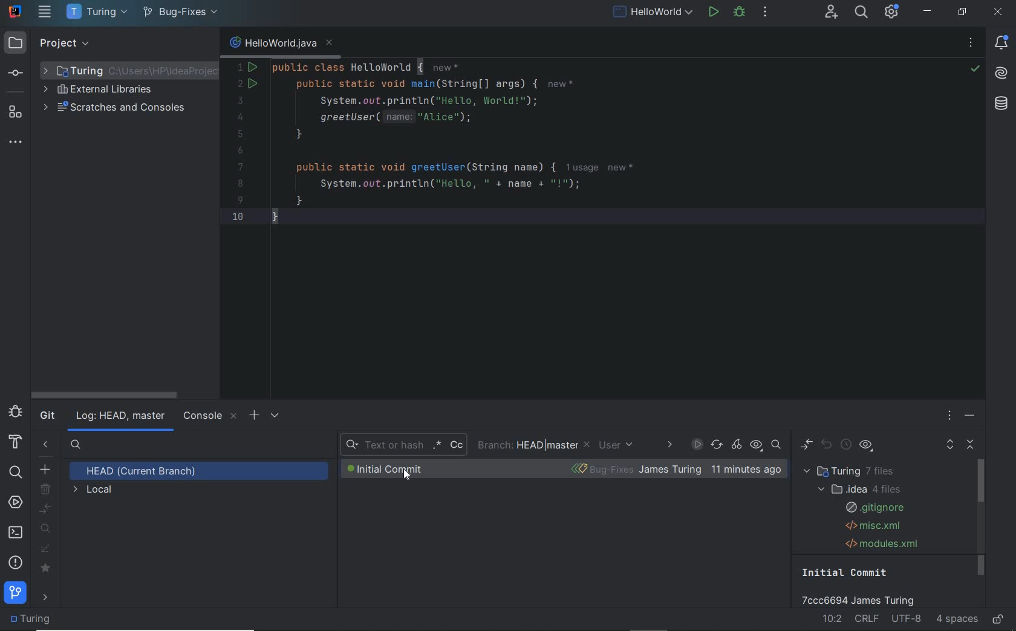 The width and height of the screenshot is (1016, 631). What do you see at coordinates (871, 526) in the screenshot?
I see `.misc.xml` at bounding box center [871, 526].